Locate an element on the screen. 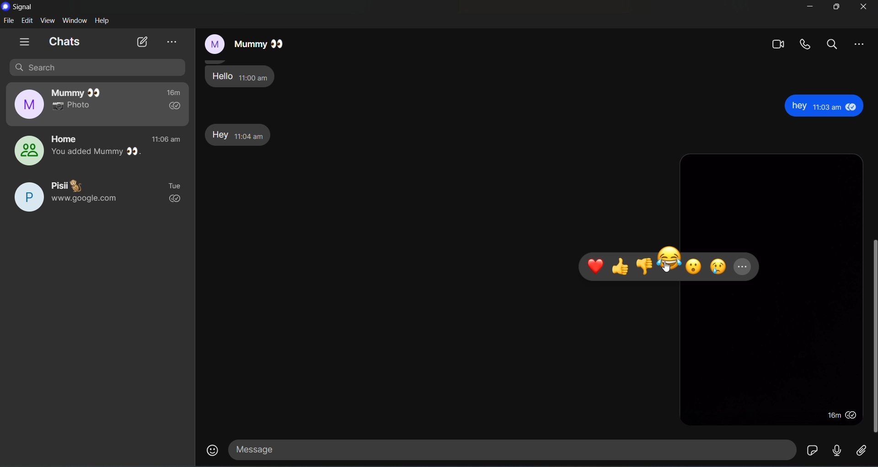  hey message is located at coordinates (824, 106).